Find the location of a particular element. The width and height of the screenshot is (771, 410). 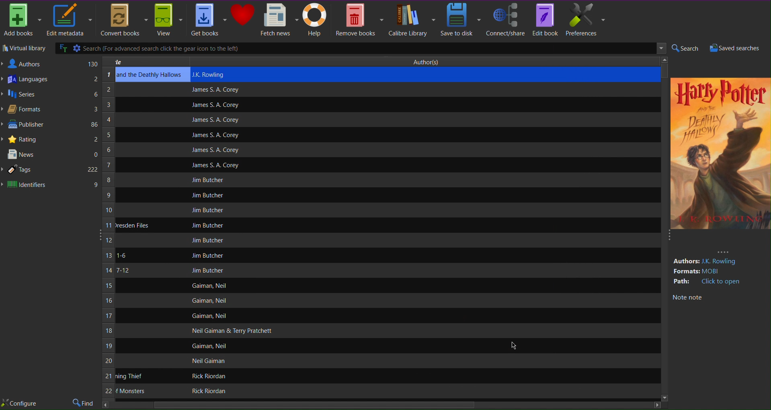

Search (For advanced search click the gear icon to the left) is located at coordinates (338, 48).